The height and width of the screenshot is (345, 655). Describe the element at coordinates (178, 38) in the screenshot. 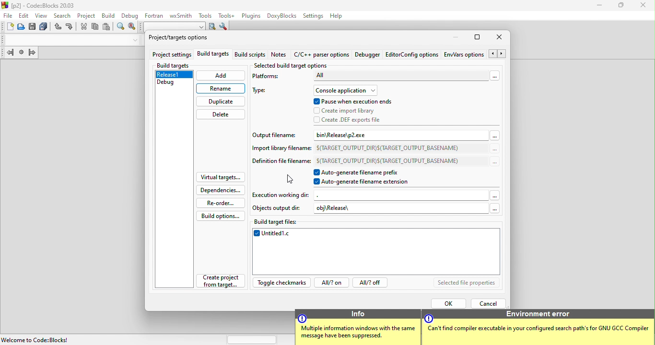

I see `project\target option` at that location.